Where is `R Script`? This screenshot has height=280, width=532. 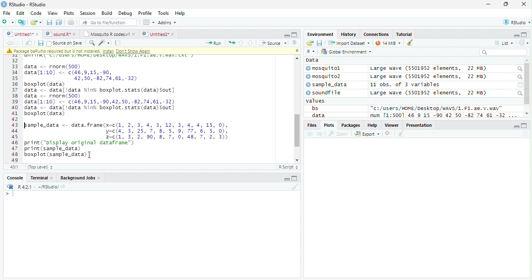 R Script is located at coordinates (289, 167).